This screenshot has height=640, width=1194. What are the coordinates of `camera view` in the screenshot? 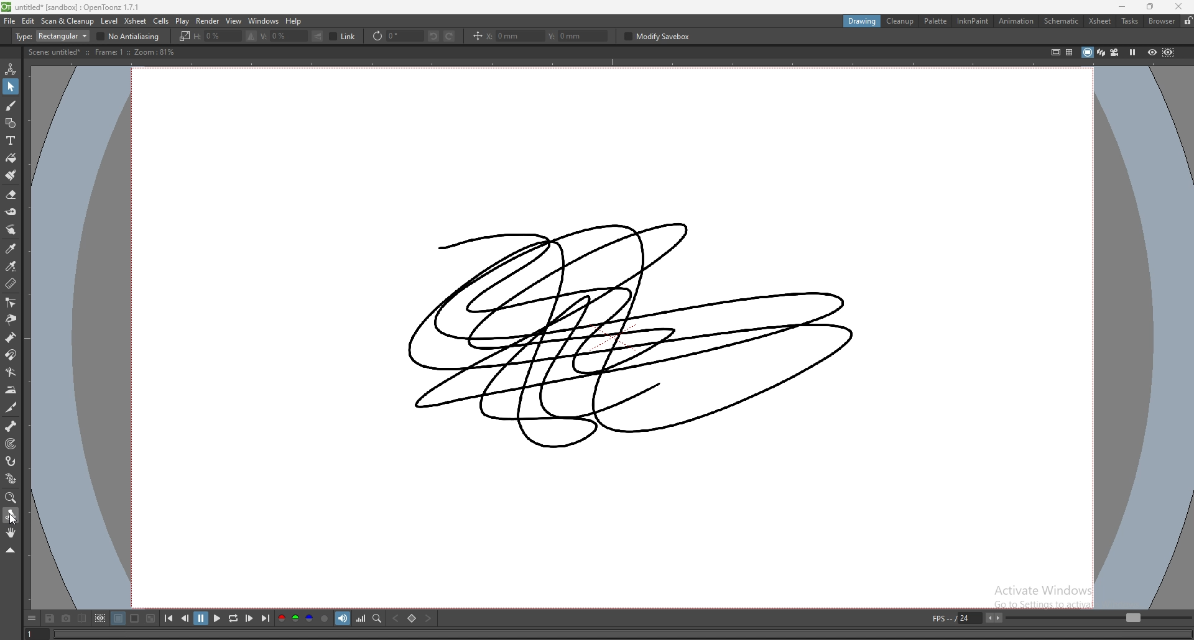 It's located at (1115, 53).